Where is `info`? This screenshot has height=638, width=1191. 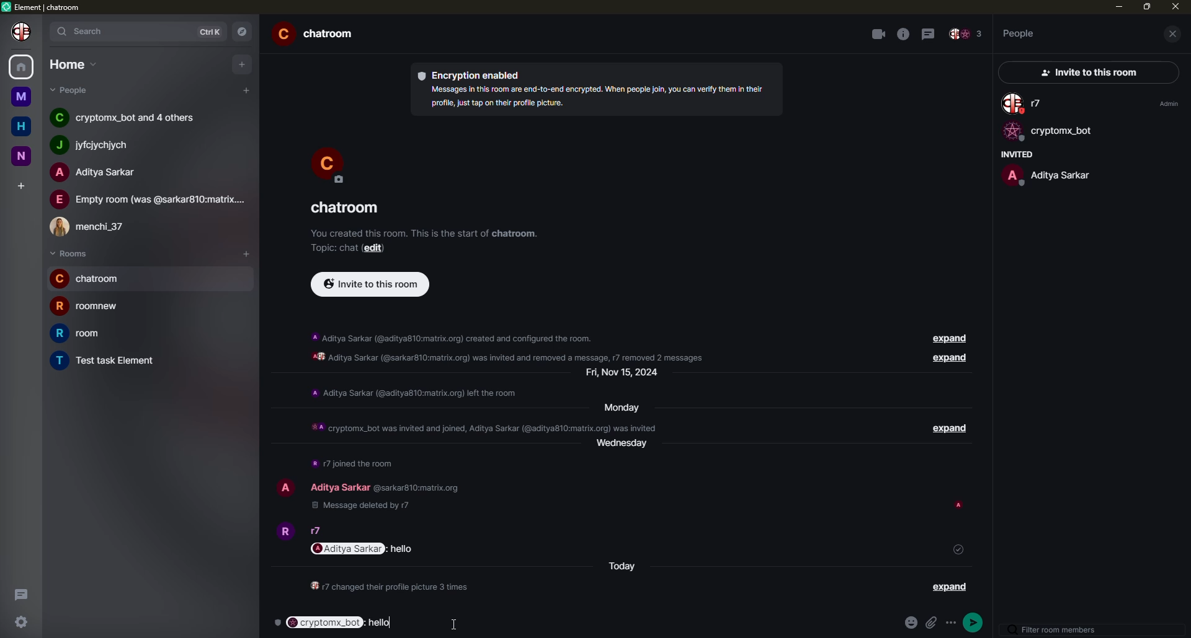
info is located at coordinates (483, 426).